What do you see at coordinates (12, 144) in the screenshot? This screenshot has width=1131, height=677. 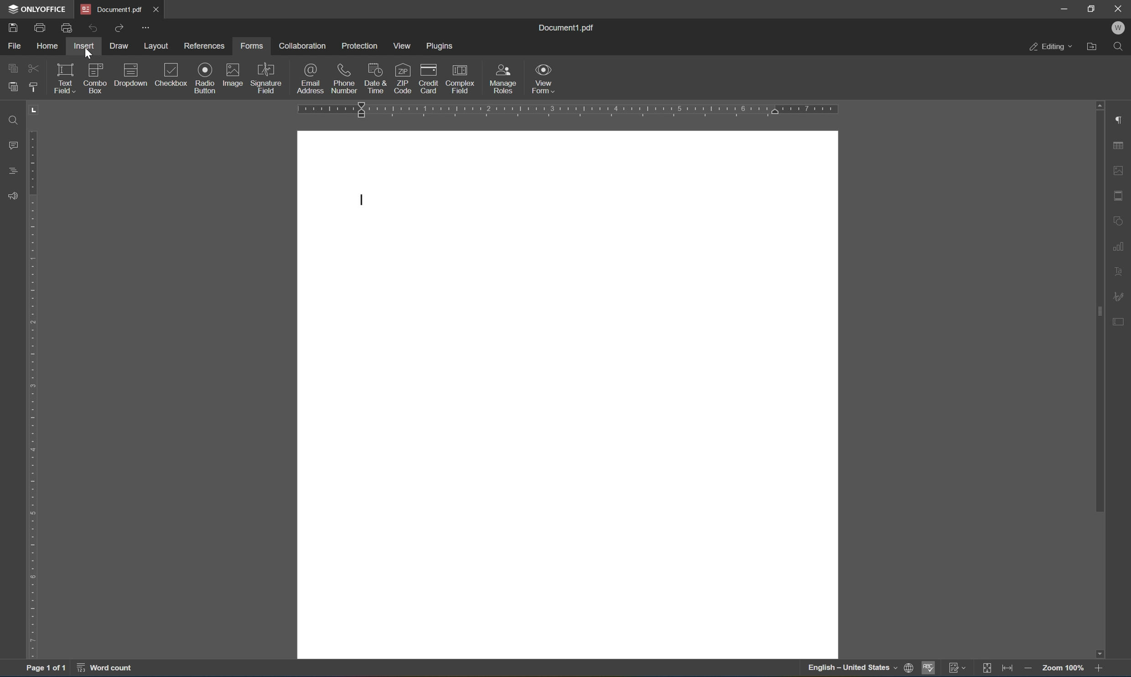 I see `comments` at bounding box center [12, 144].